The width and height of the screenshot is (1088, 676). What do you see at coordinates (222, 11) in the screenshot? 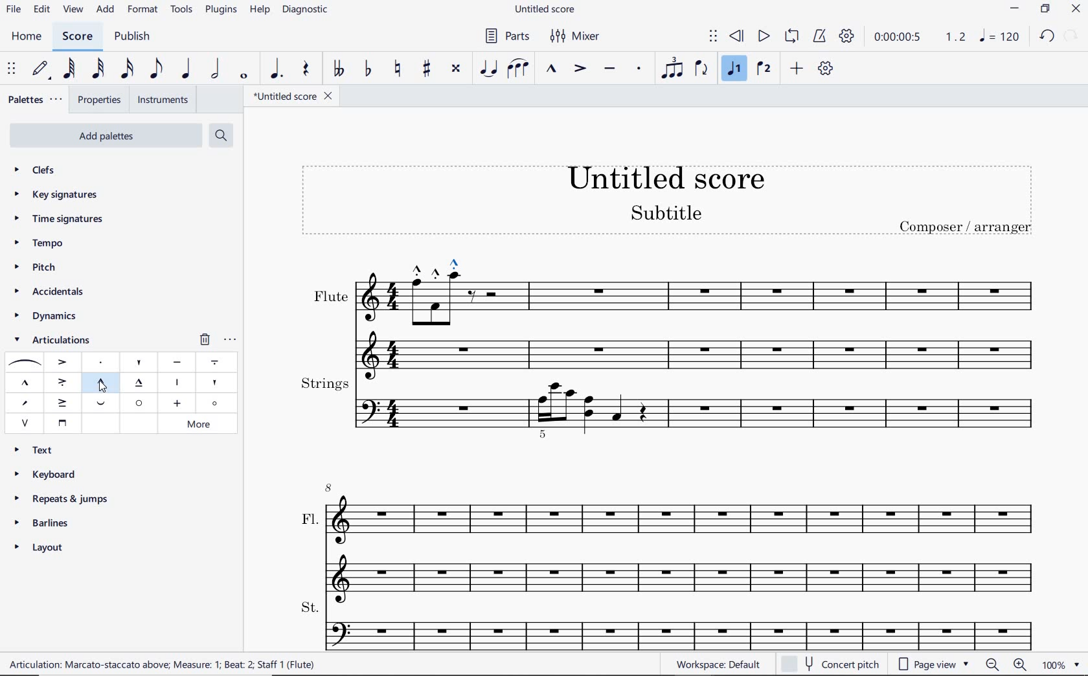
I see `PLUGINS` at bounding box center [222, 11].